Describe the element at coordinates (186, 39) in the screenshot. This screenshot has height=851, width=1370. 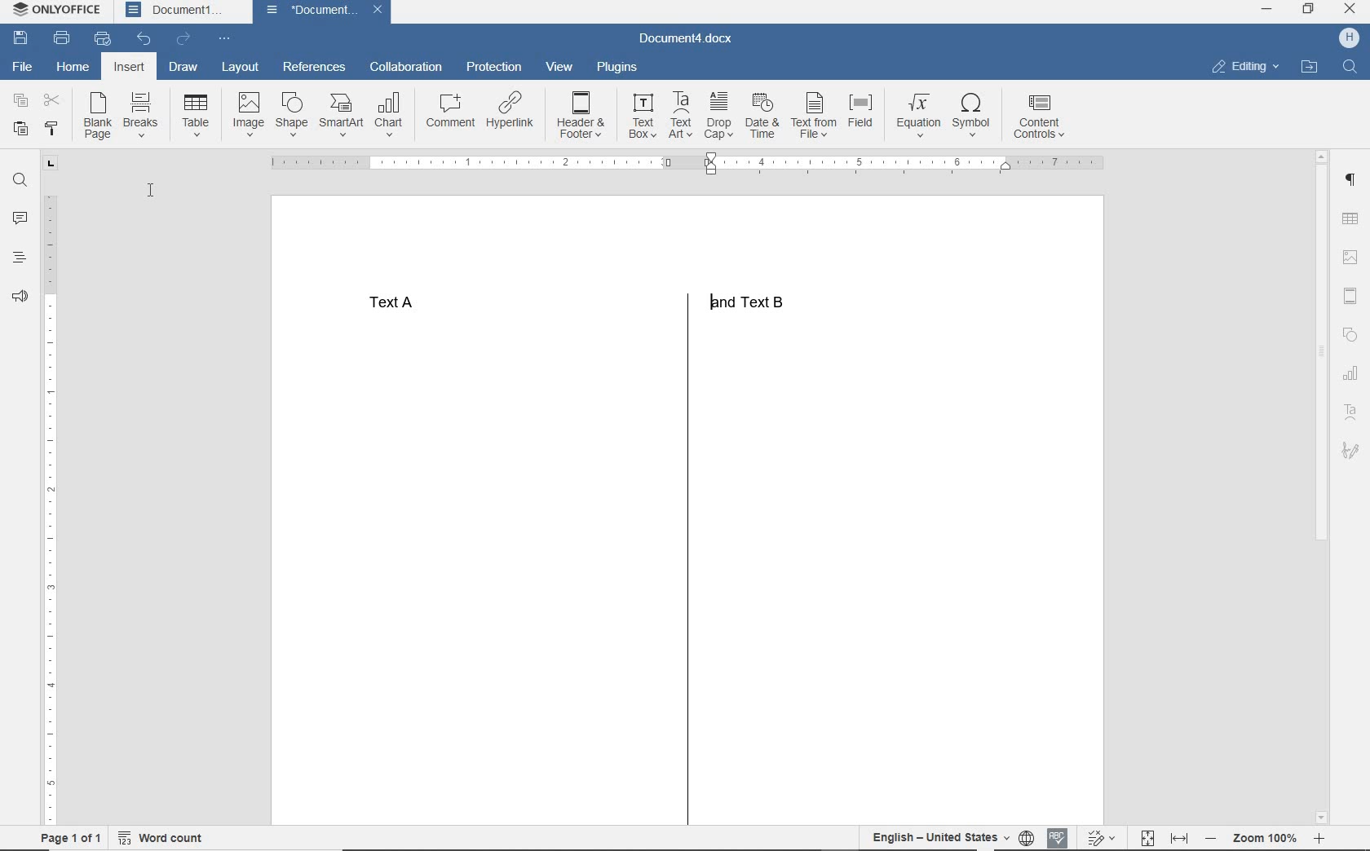
I see `REDO` at that location.